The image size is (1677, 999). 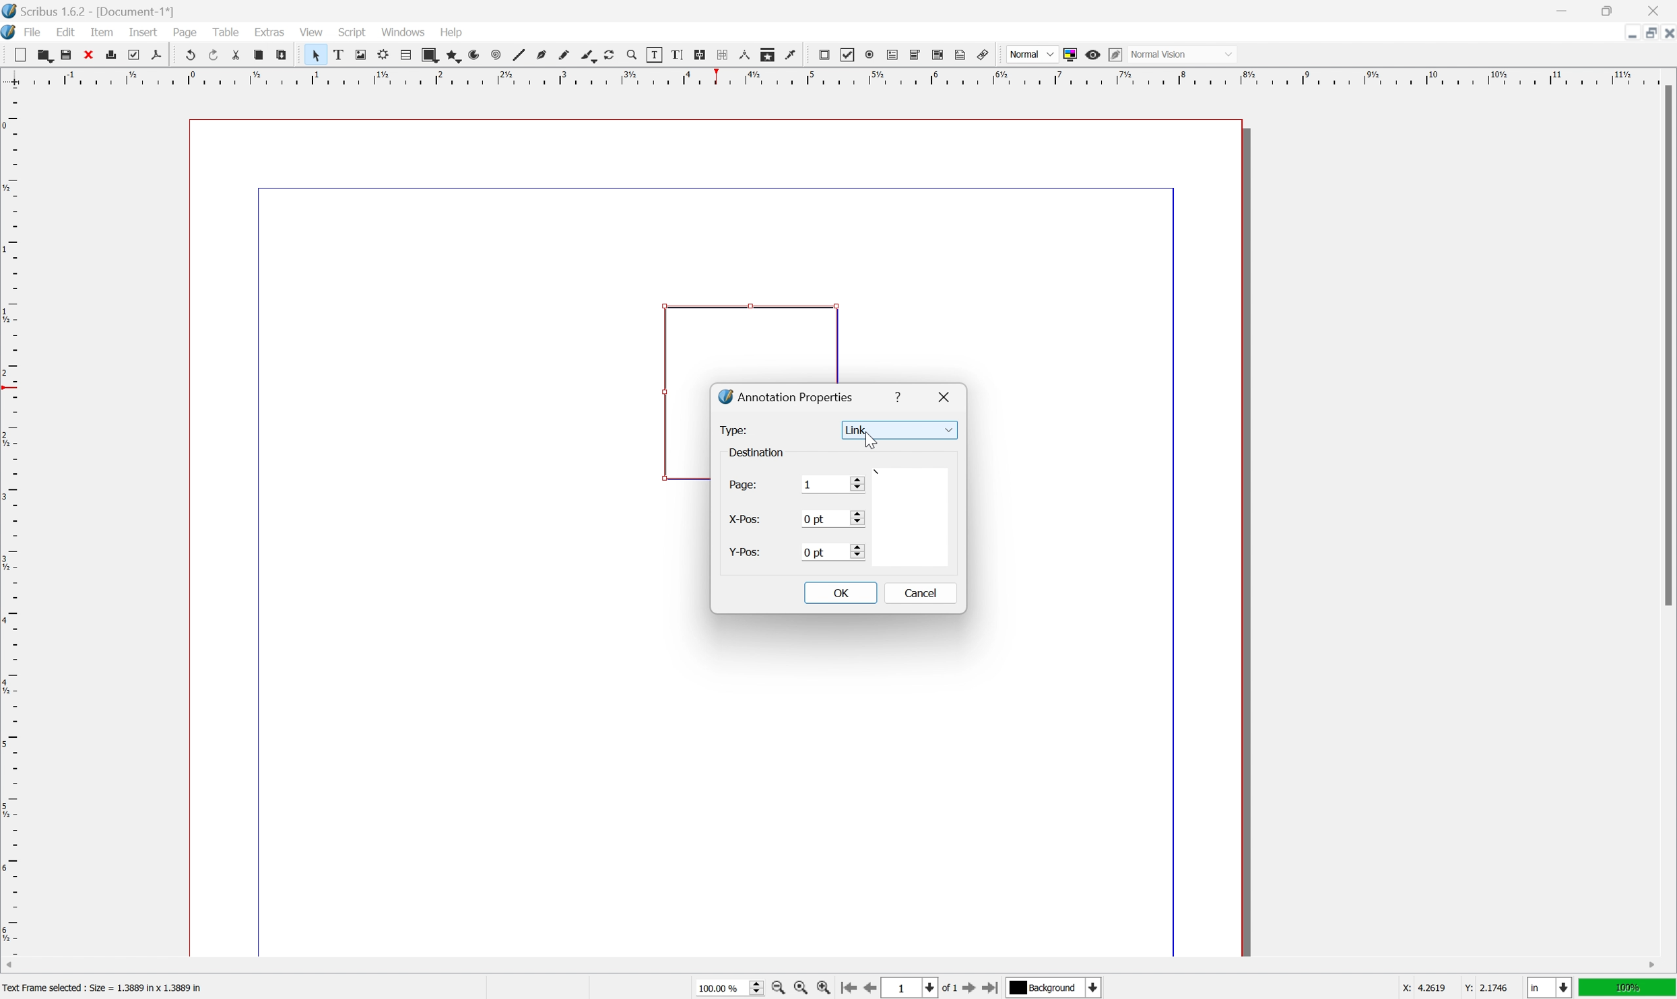 What do you see at coordinates (729, 987) in the screenshot?
I see `select current zoom level` at bounding box center [729, 987].